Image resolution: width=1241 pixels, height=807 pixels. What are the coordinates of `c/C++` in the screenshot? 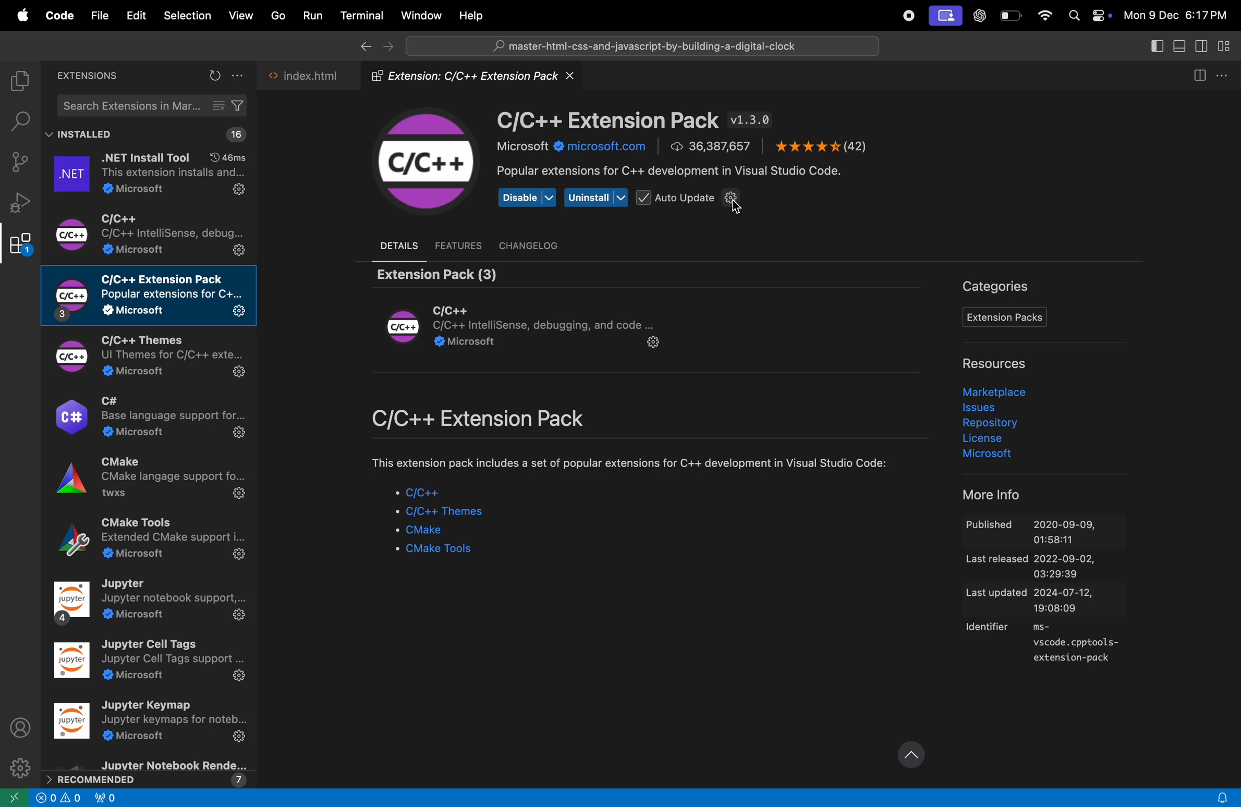 It's located at (424, 495).